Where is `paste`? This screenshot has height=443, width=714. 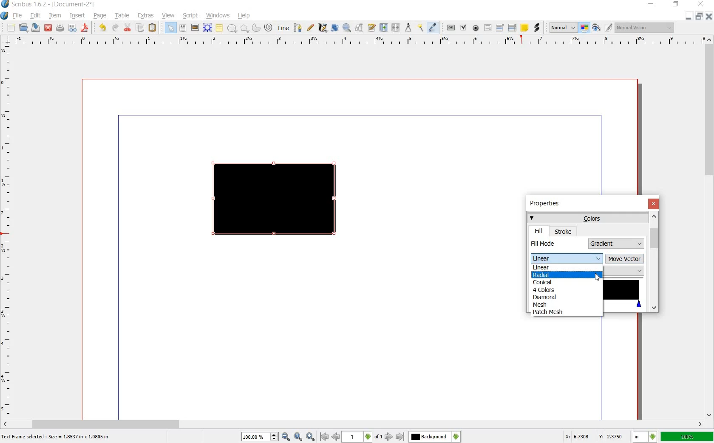 paste is located at coordinates (153, 28).